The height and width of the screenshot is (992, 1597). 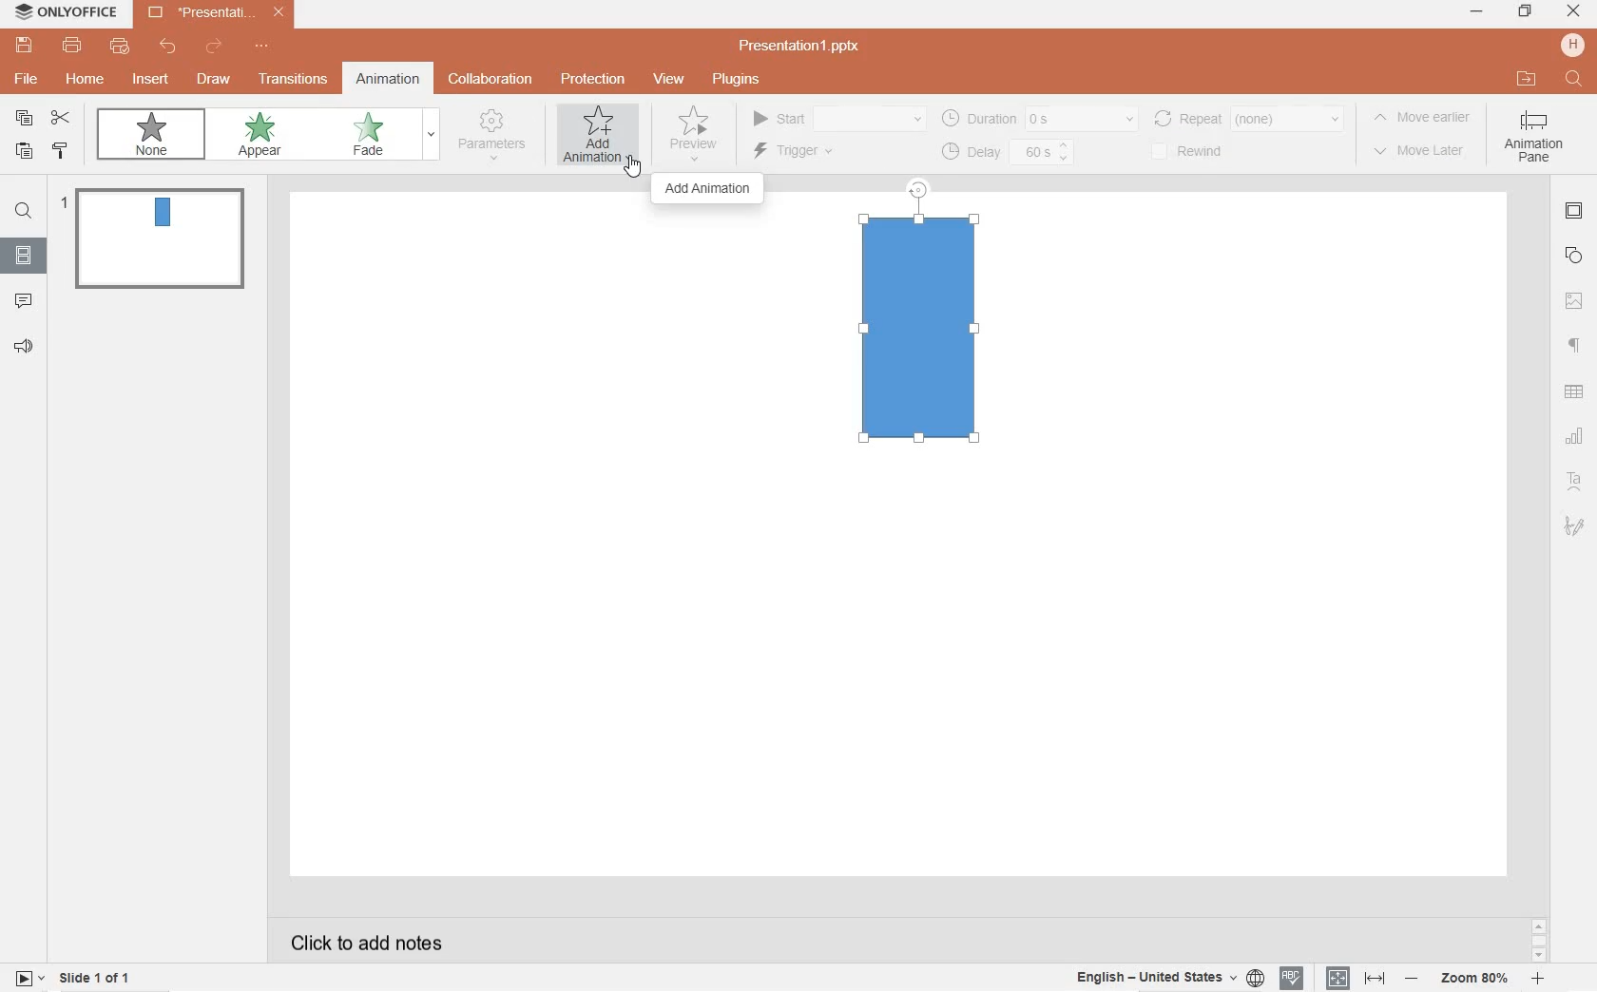 I want to click on cut, so click(x=61, y=119).